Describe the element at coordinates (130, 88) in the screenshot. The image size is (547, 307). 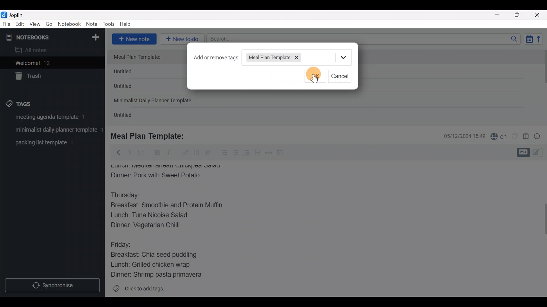
I see `Untitled` at that location.